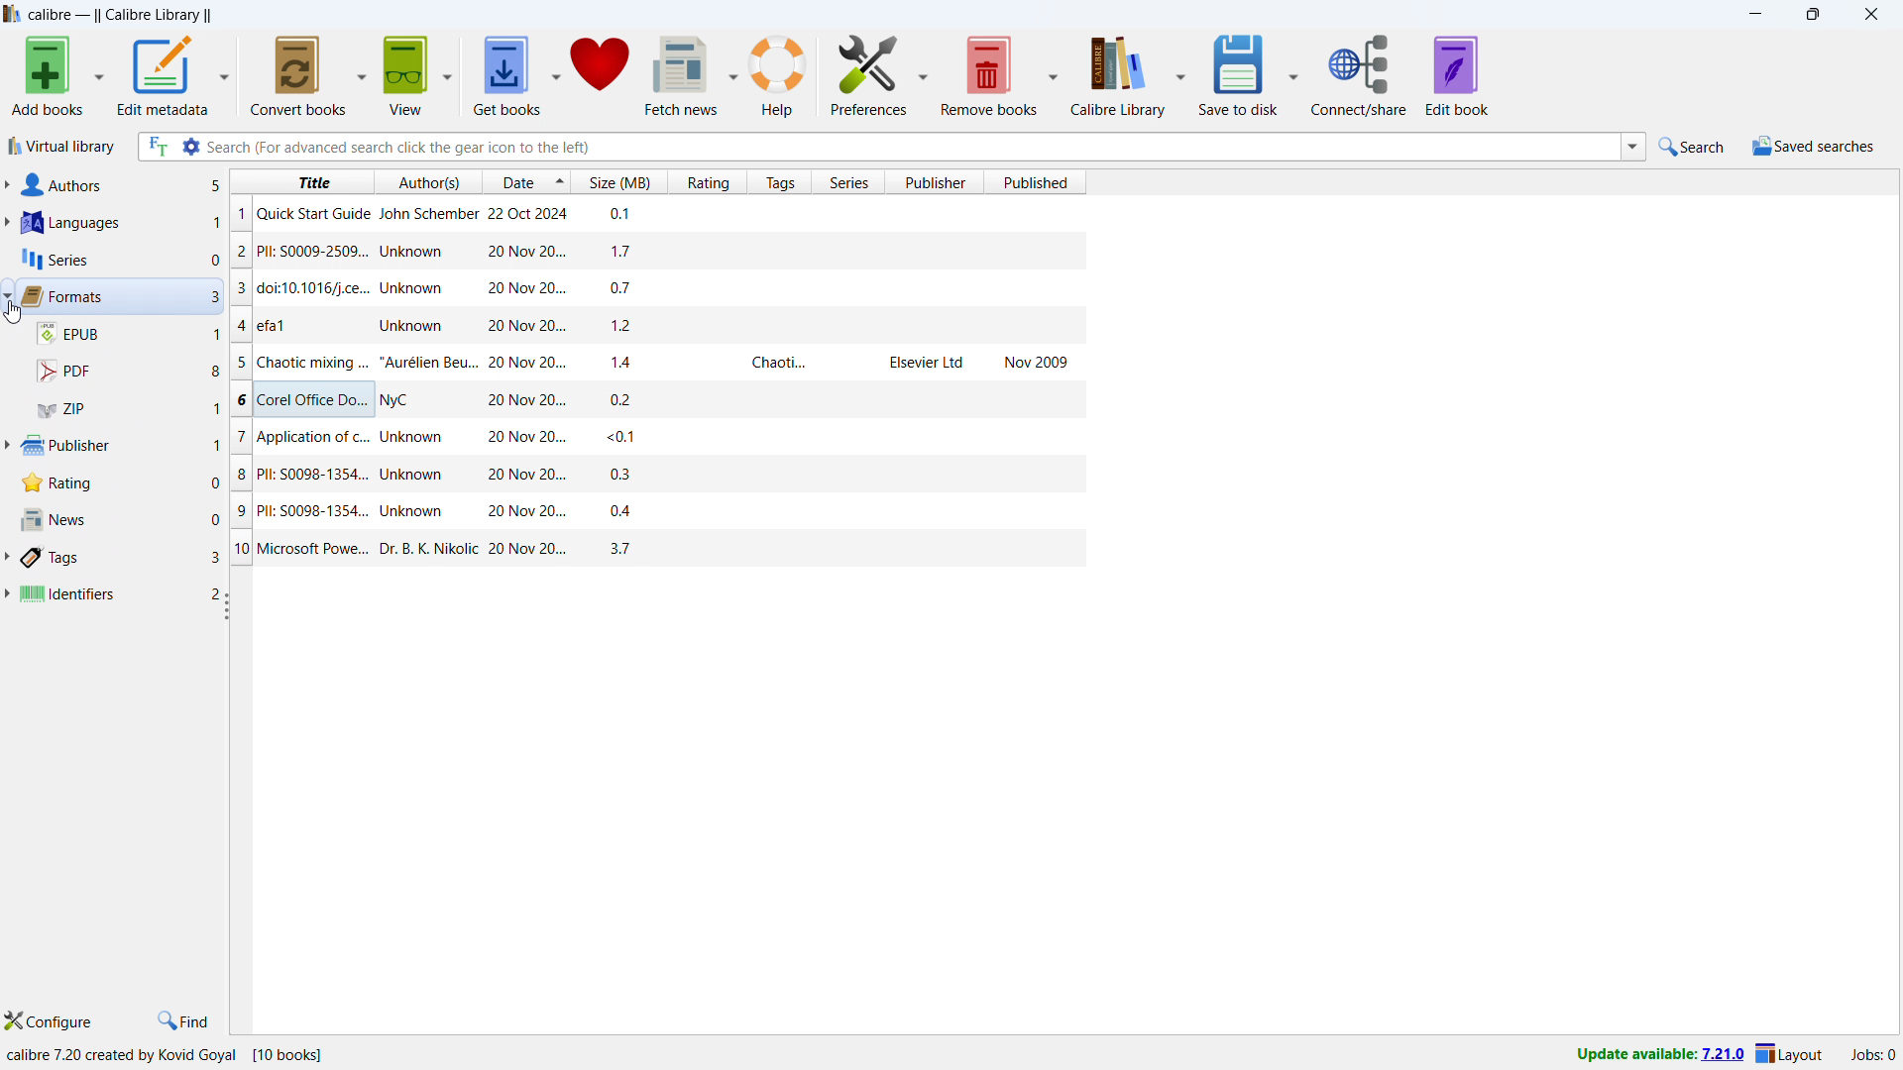 The image size is (1903, 1070). What do you see at coordinates (13, 446) in the screenshot?
I see `expand publishers` at bounding box center [13, 446].